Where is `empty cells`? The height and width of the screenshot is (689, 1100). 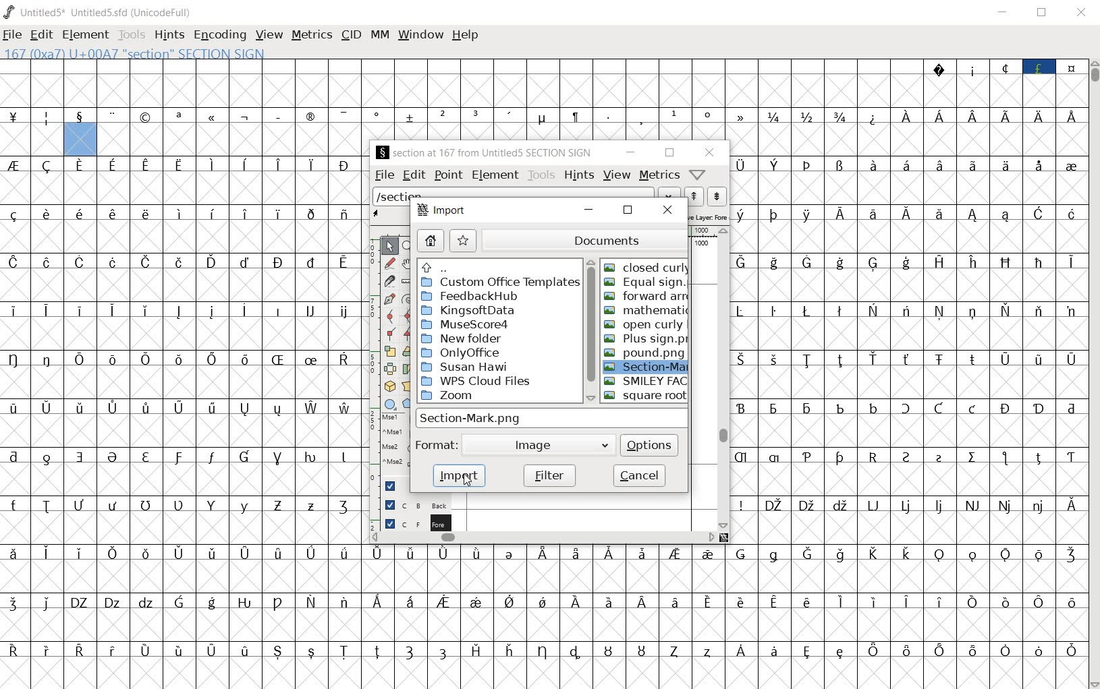 empty cells is located at coordinates (909, 140).